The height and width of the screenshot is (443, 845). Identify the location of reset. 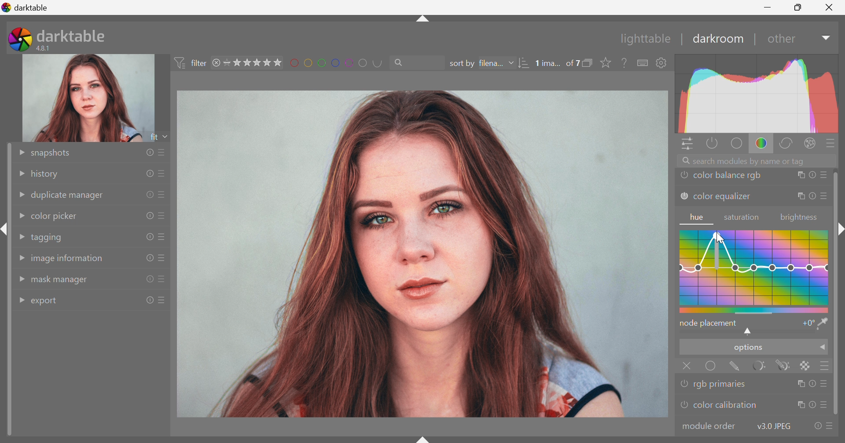
(812, 196).